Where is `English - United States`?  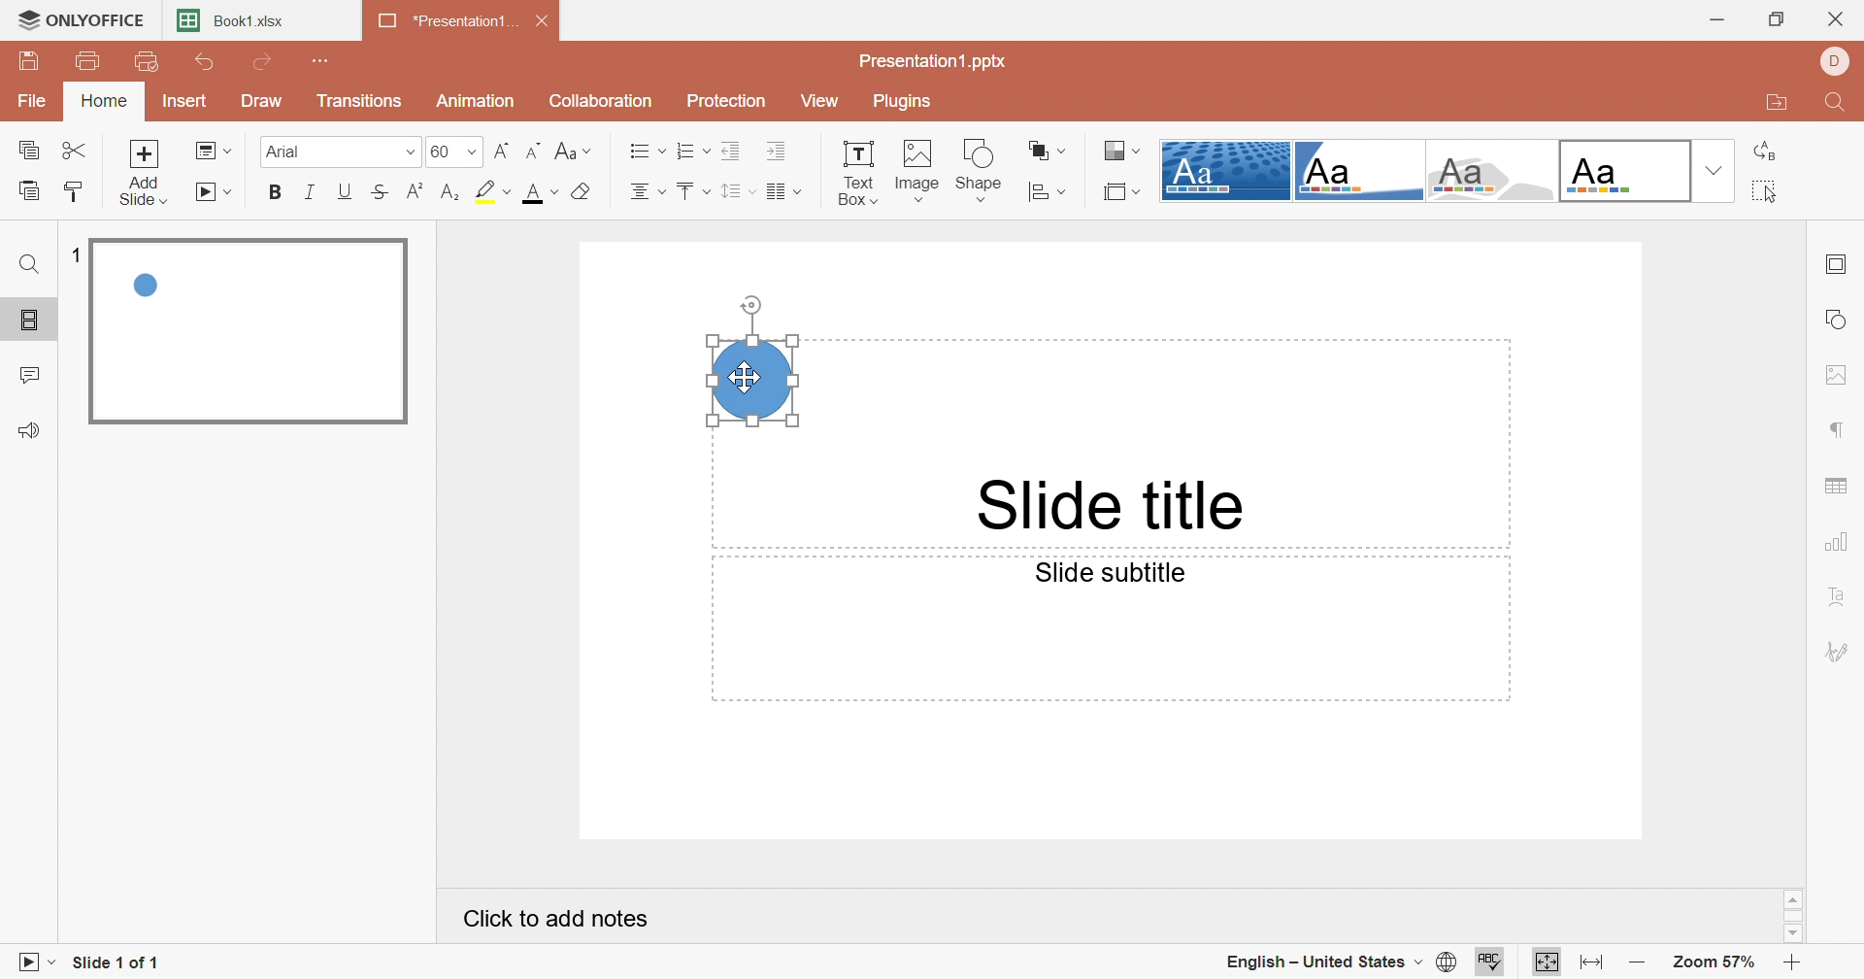 English - United States is located at coordinates (1322, 963).